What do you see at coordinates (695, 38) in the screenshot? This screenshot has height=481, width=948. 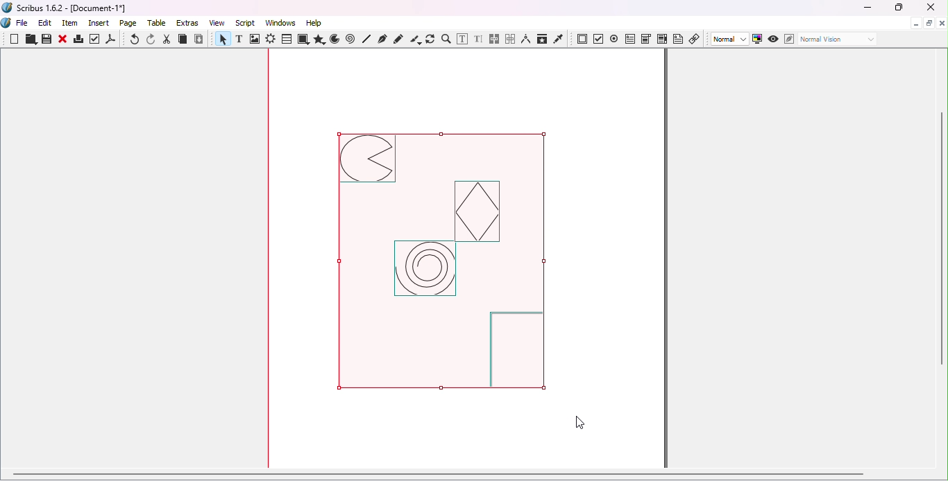 I see `Link annotation` at bounding box center [695, 38].